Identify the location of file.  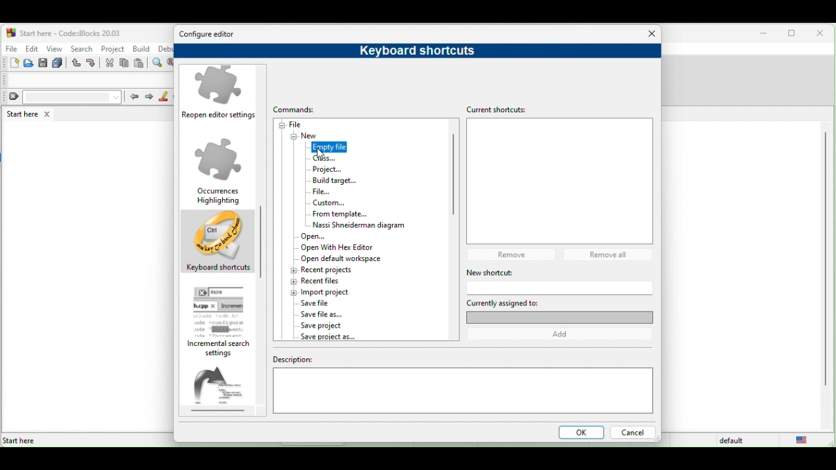
(298, 125).